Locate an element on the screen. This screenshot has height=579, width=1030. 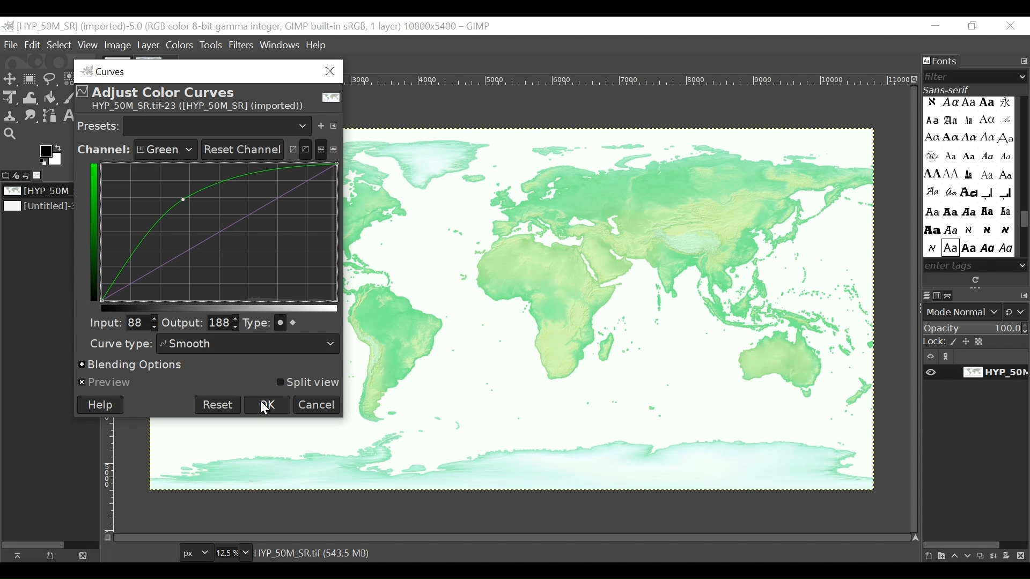
Item visibility is located at coordinates (976, 357).